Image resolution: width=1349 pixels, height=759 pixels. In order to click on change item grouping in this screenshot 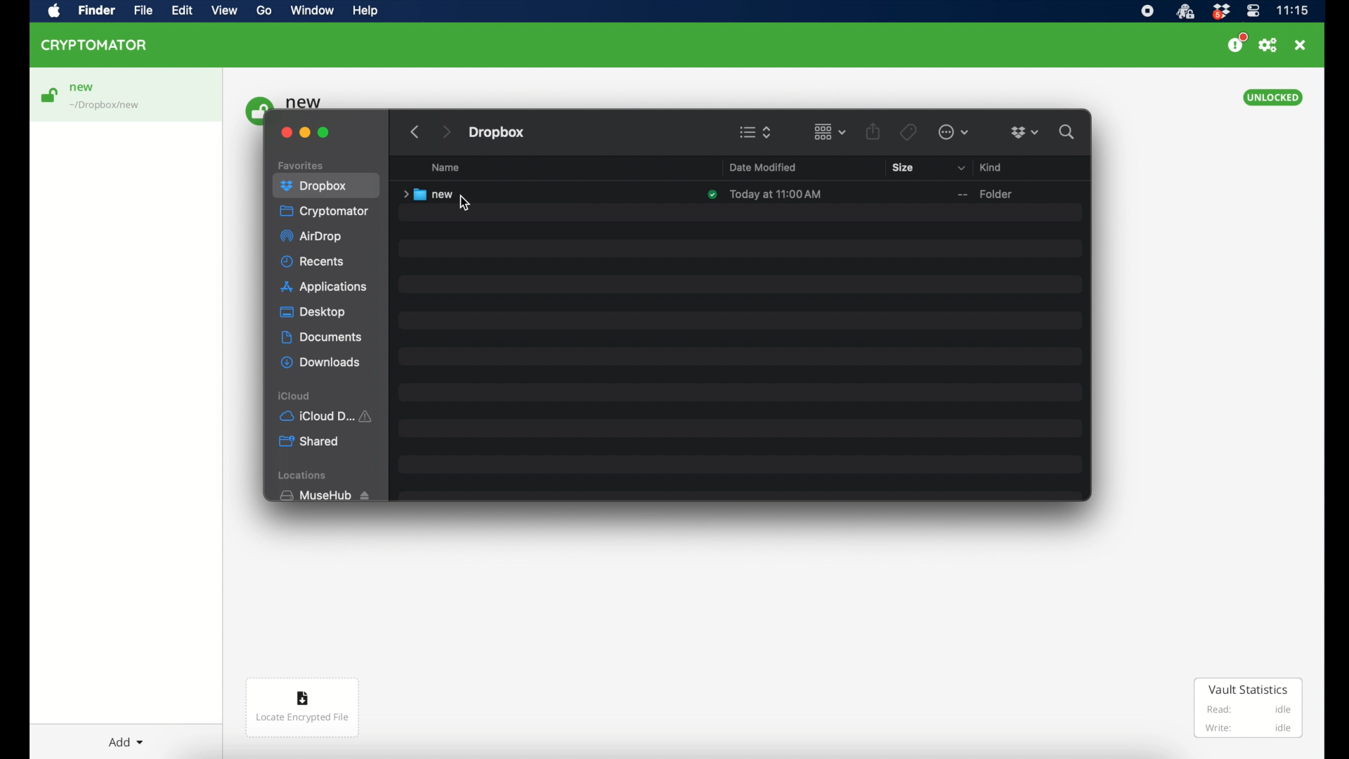, I will do `click(830, 132)`.